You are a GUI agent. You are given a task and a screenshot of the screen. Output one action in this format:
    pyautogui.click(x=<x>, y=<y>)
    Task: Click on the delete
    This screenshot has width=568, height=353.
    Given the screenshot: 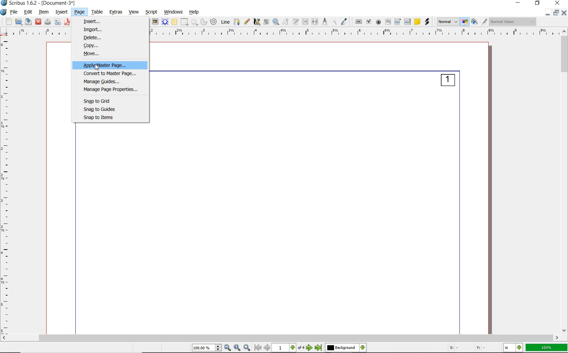 What is the action you would take?
    pyautogui.click(x=95, y=38)
    